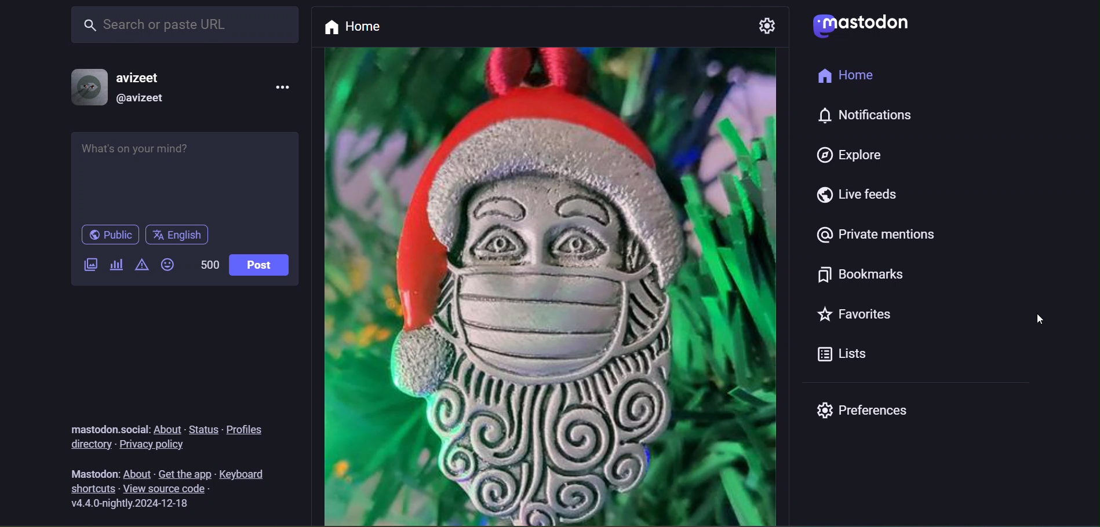 This screenshot has width=1100, height=527. I want to click on privacy policy, so click(161, 445).